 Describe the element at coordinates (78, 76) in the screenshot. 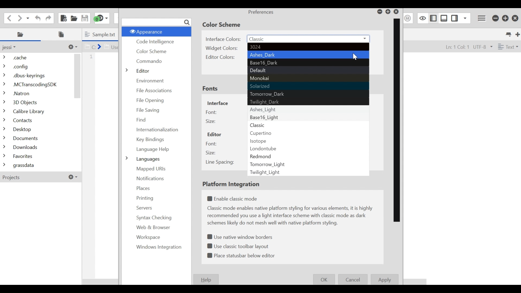

I see `Vertical Scroll bar` at that location.